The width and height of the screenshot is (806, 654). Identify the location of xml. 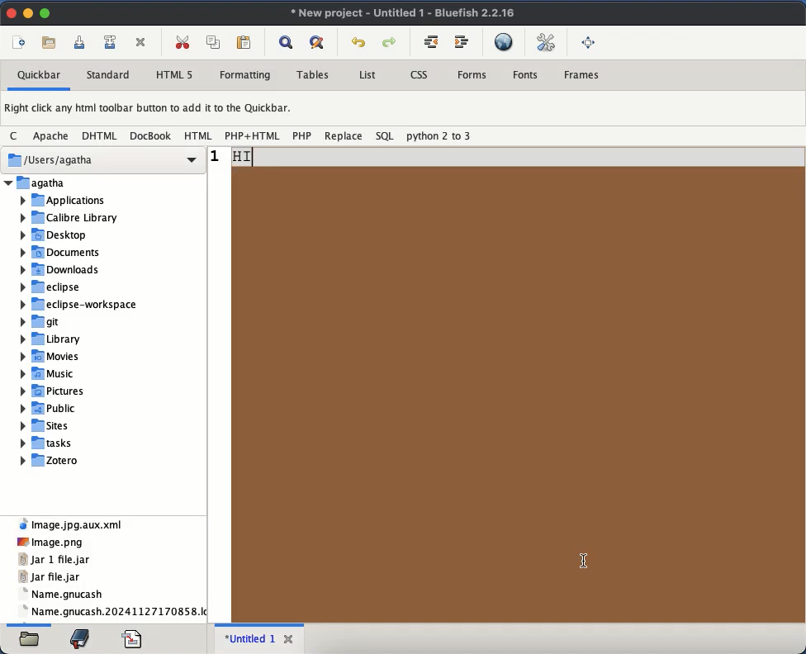
(73, 523).